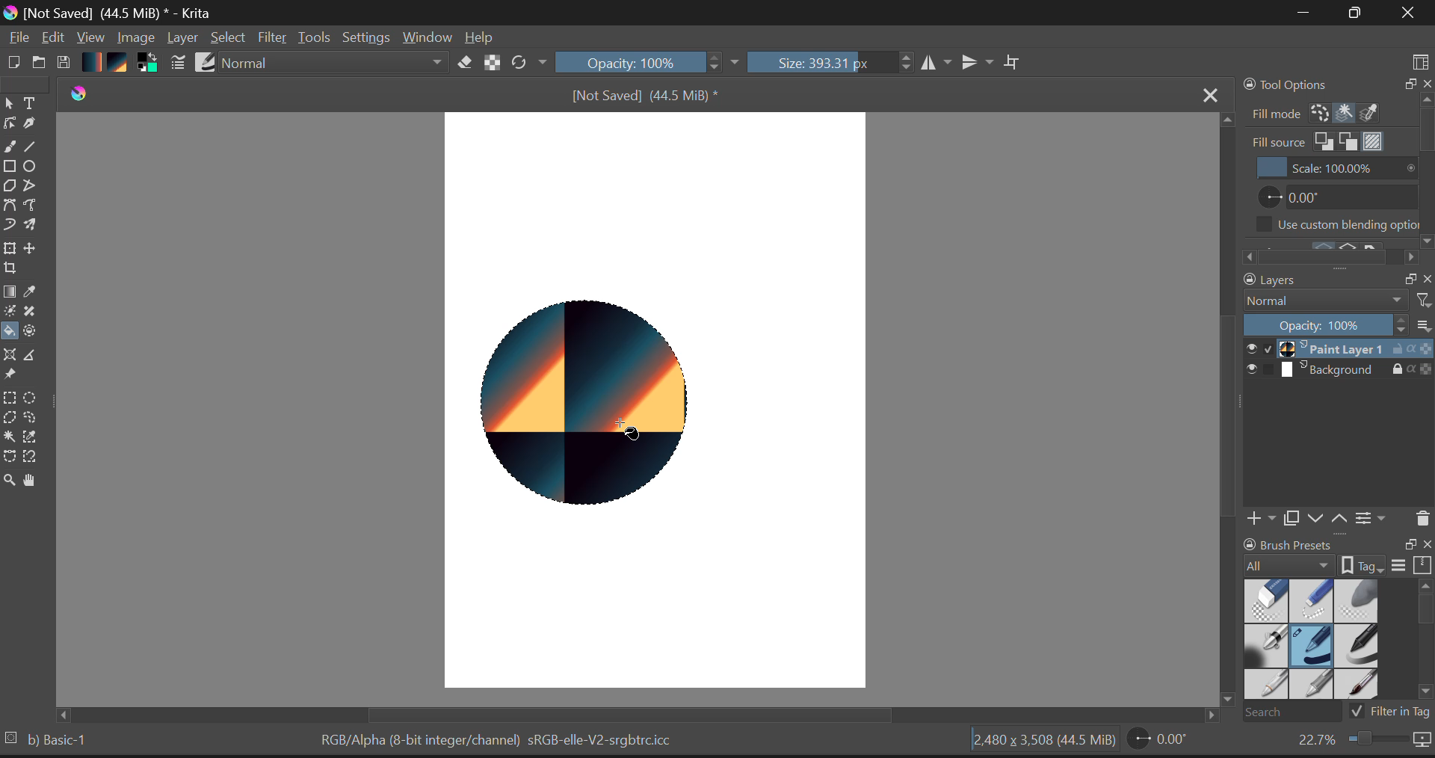  I want to click on Tools, so click(315, 37).